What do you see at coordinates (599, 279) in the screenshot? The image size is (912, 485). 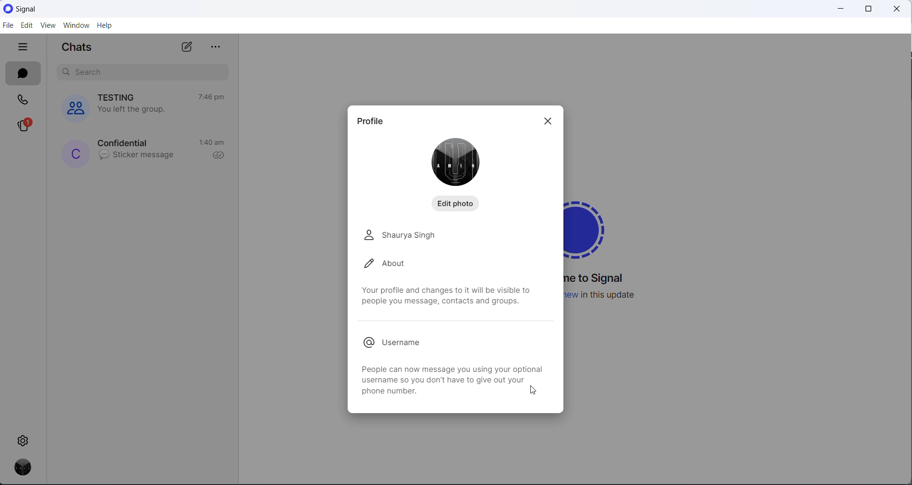 I see `welcome message` at bounding box center [599, 279].